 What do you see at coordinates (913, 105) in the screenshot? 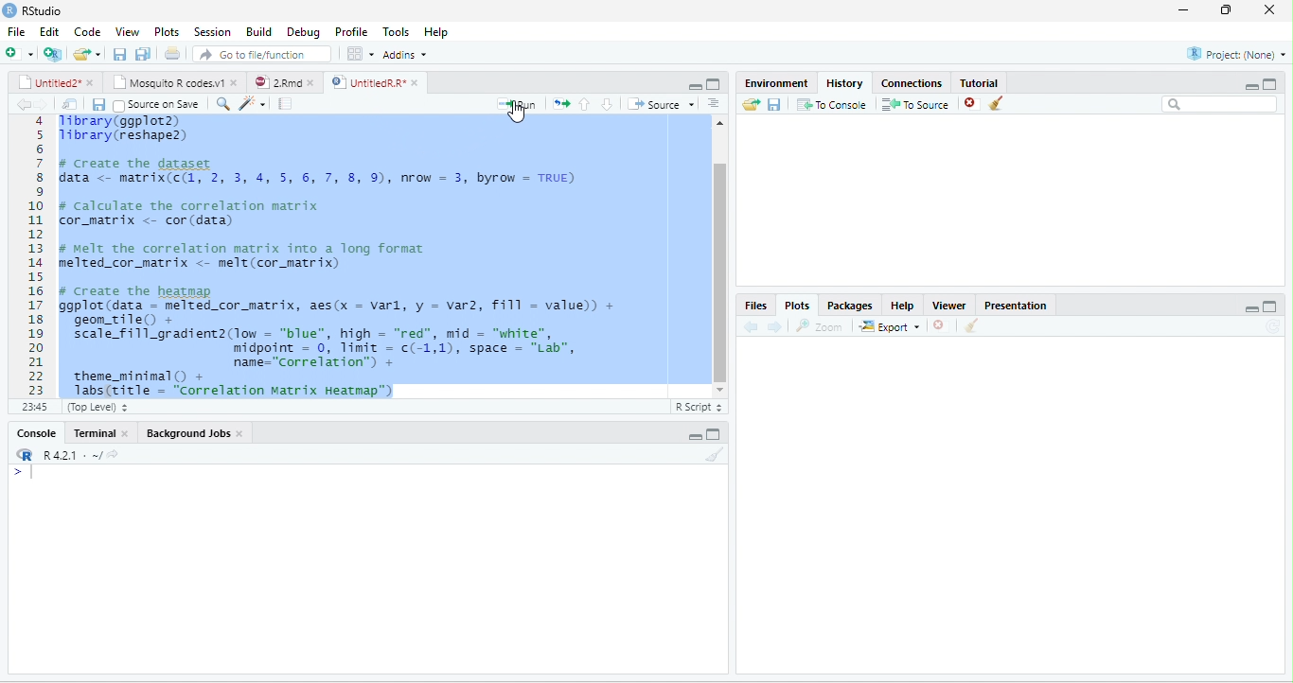
I see `to source` at bounding box center [913, 105].